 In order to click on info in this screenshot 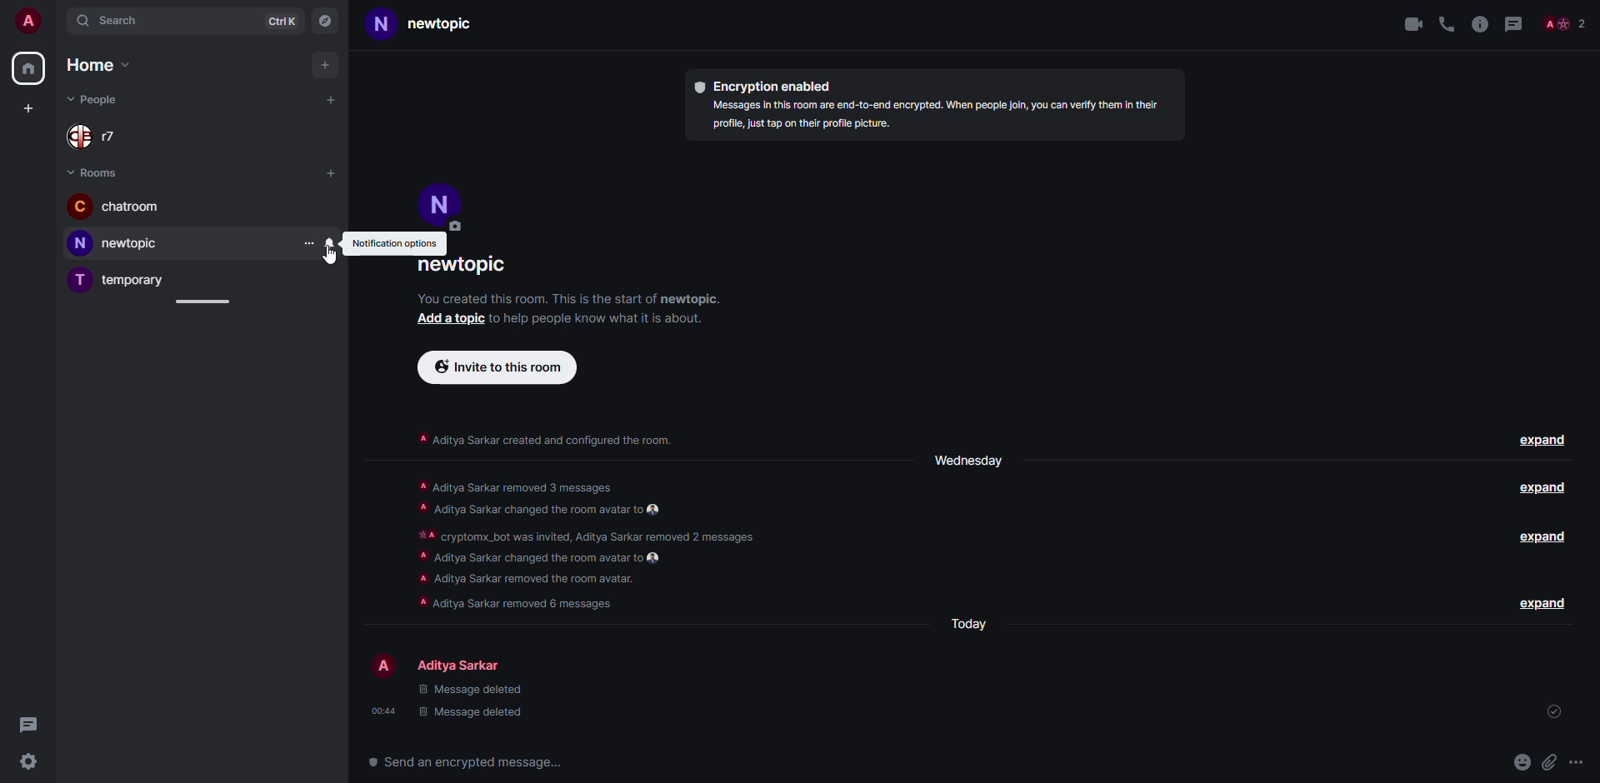, I will do `click(1480, 23)`.